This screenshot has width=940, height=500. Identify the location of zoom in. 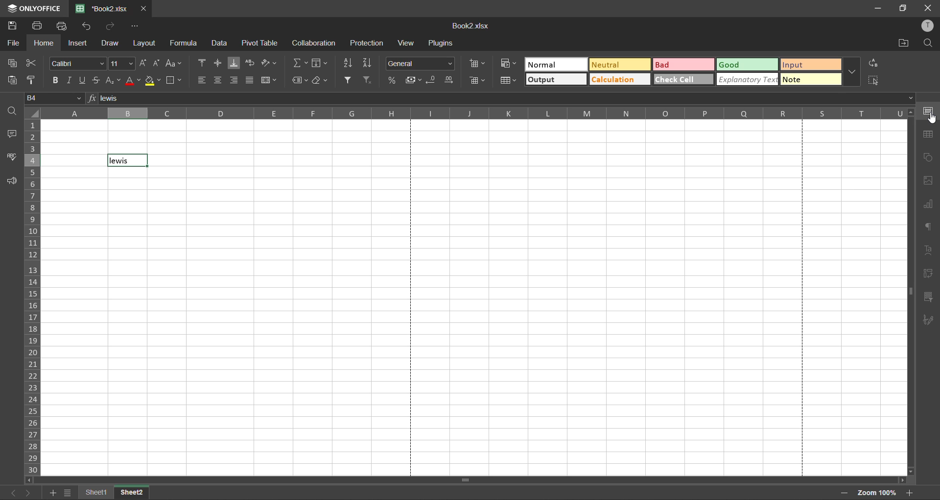
(843, 493).